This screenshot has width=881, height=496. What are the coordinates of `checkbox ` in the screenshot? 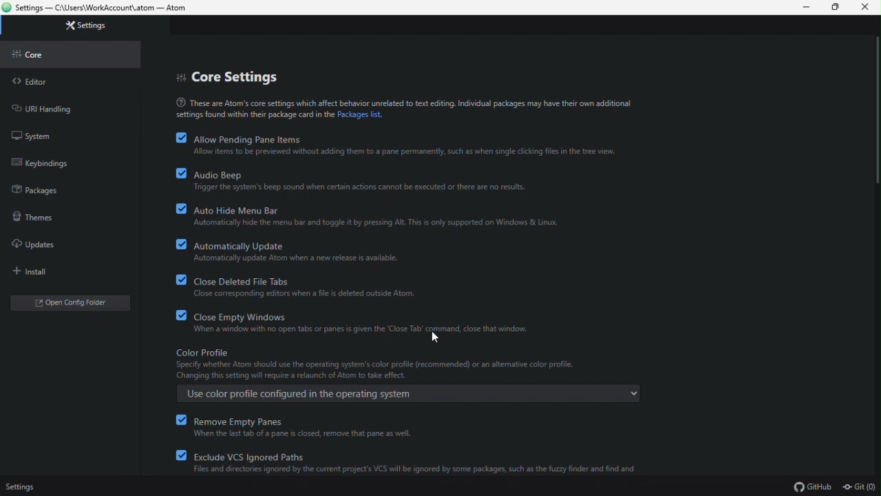 It's located at (181, 280).